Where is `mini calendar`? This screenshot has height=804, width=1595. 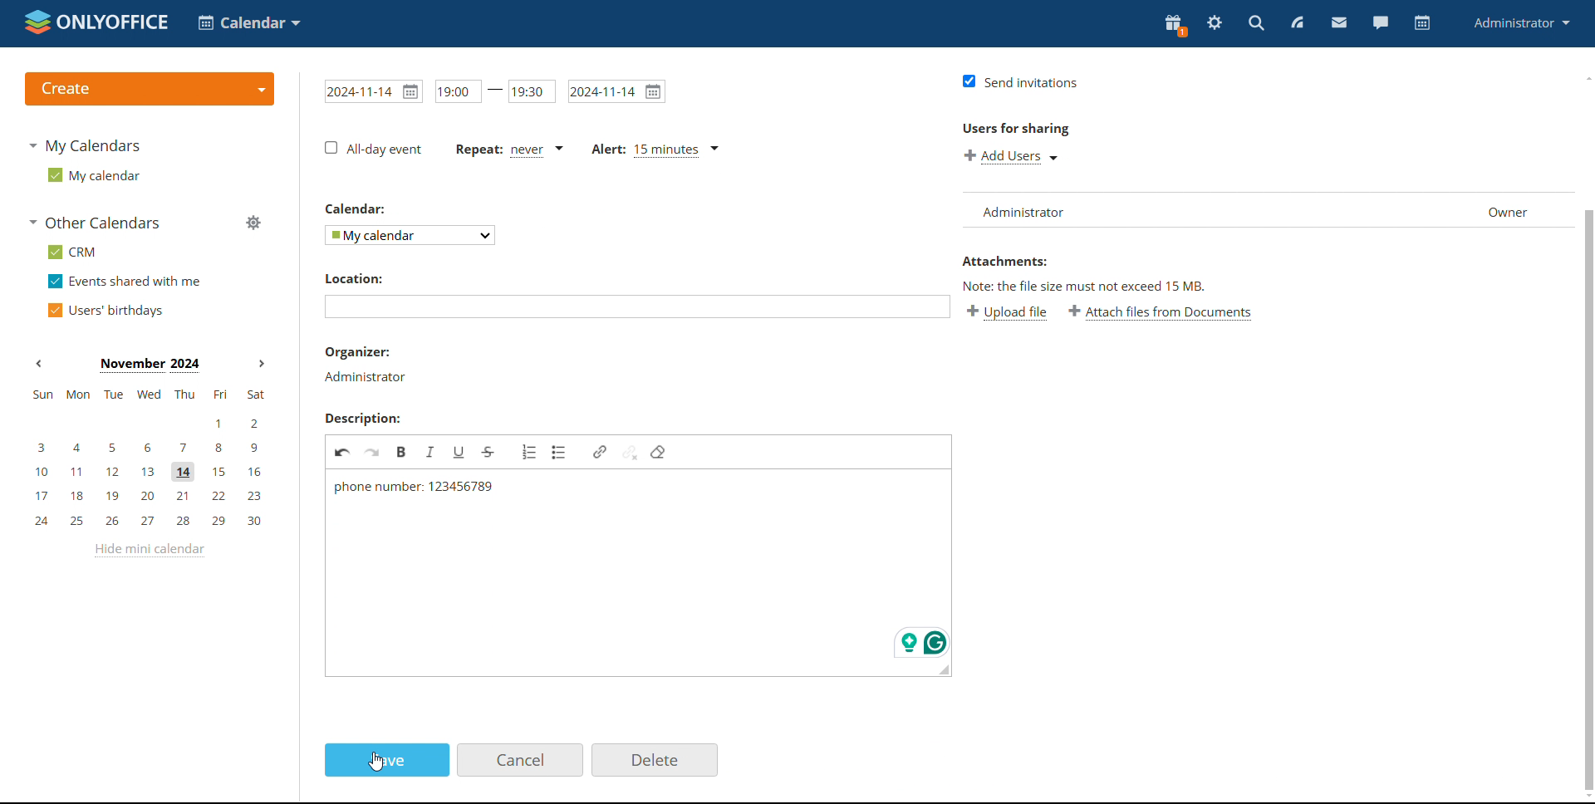
mini calendar is located at coordinates (147, 458).